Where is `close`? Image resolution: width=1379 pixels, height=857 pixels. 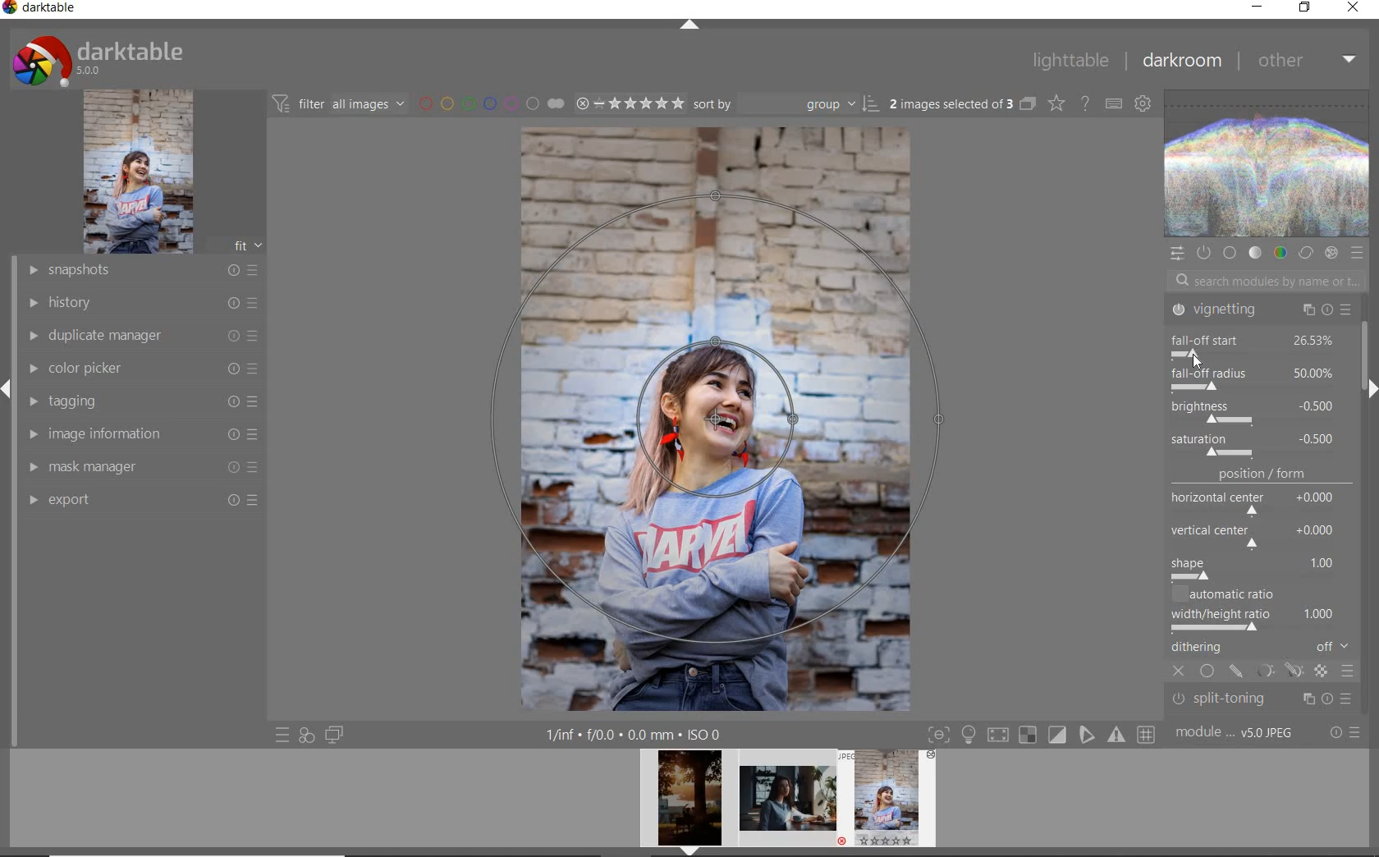 close is located at coordinates (1180, 672).